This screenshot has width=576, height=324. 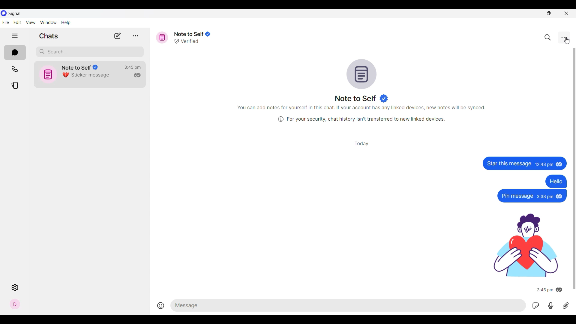 What do you see at coordinates (359, 108) in the screenshot?
I see `You can add notes for yourself in this chat. If your account has any linked devices, new notes will be synced.` at bounding box center [359, 108].